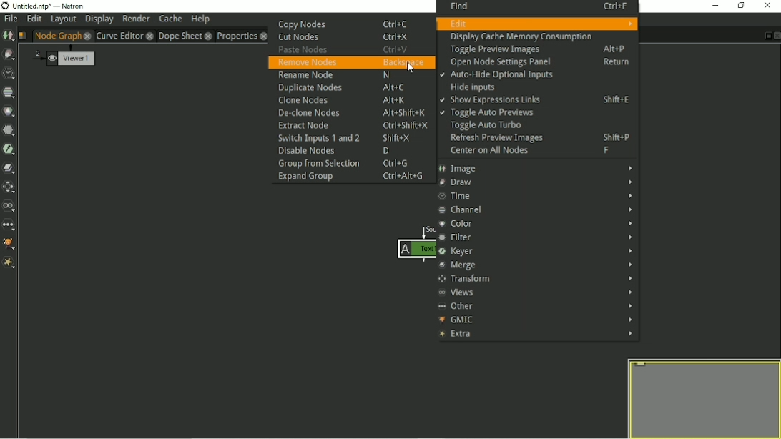 Image resolution: width=781 pixels, height=439 pixels. I want to click on Transform, so click(10, 187).